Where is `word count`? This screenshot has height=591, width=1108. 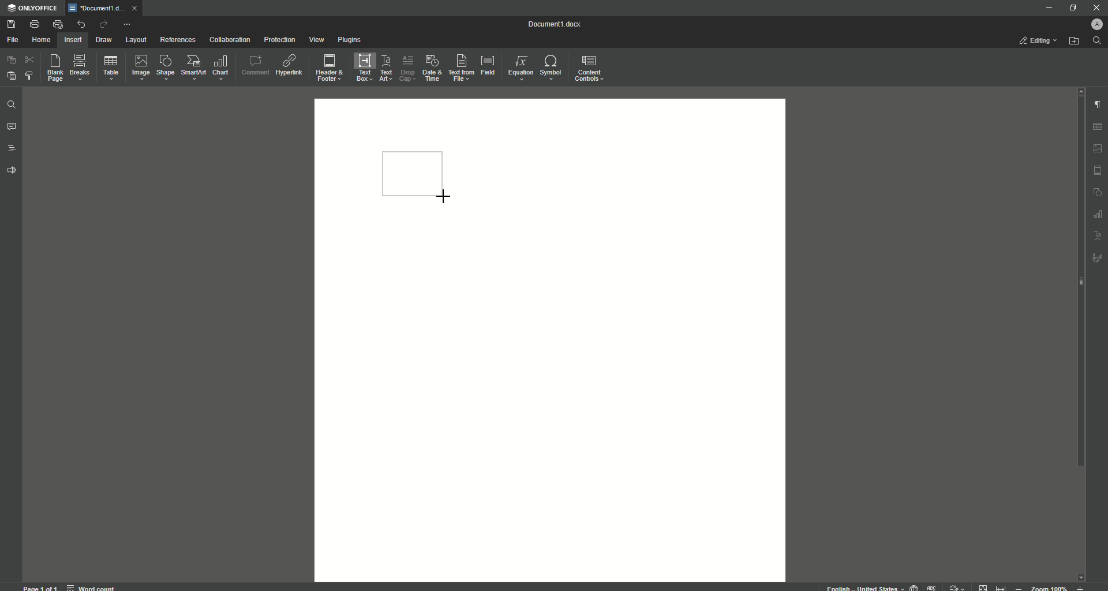 word count is located at coordinates (90, 586).